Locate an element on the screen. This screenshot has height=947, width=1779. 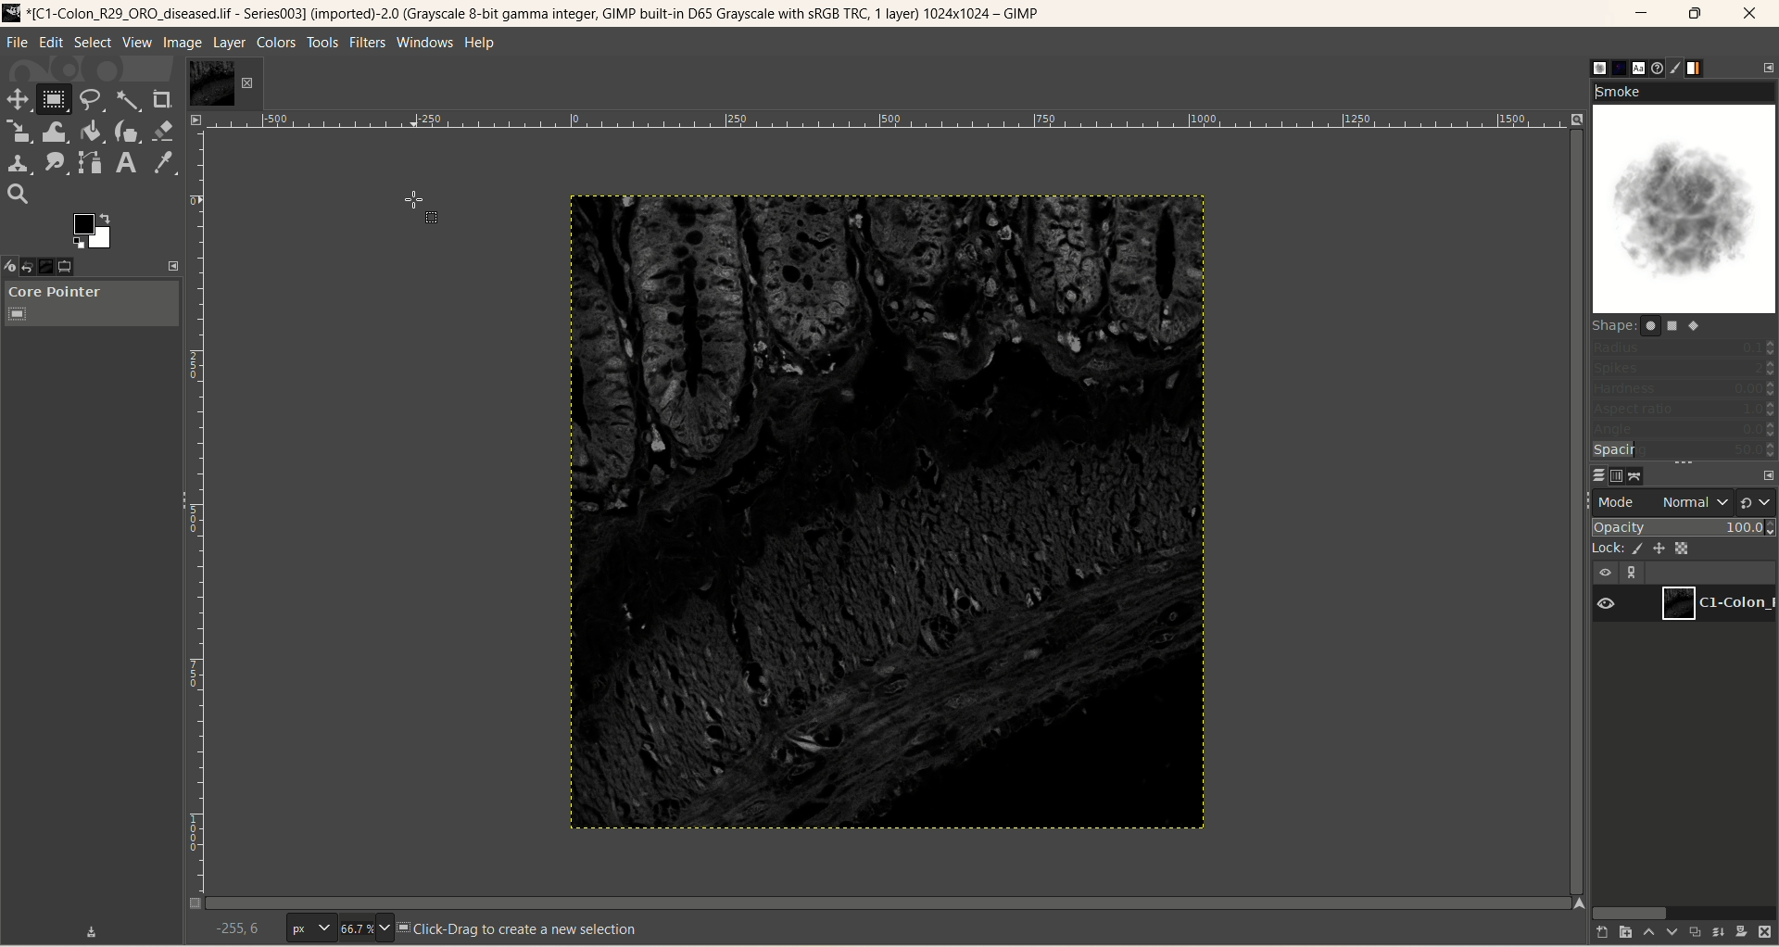
 is located at coordinates (242, 922).